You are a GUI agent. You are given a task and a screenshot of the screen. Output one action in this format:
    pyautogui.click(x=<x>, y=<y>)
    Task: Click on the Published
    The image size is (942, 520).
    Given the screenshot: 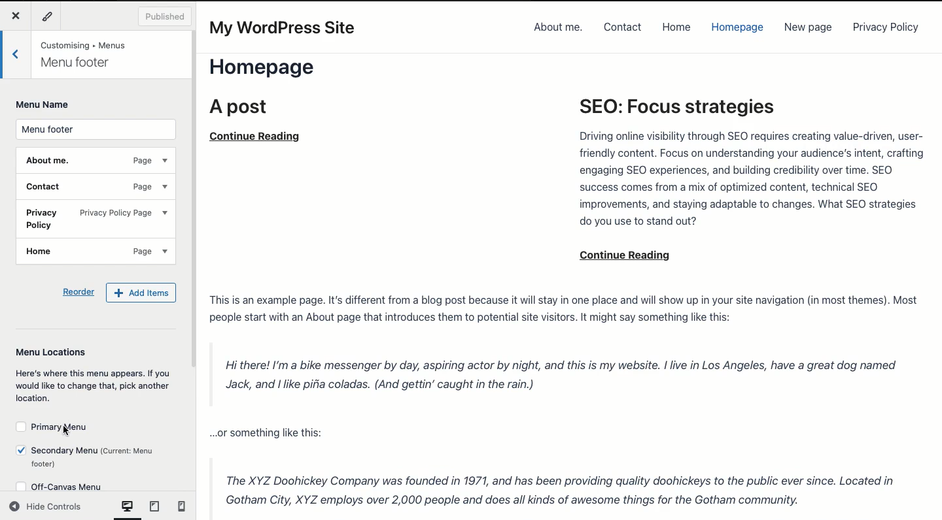 What is the action you would take?
    pyautogui.click(x=166, y=17)
    